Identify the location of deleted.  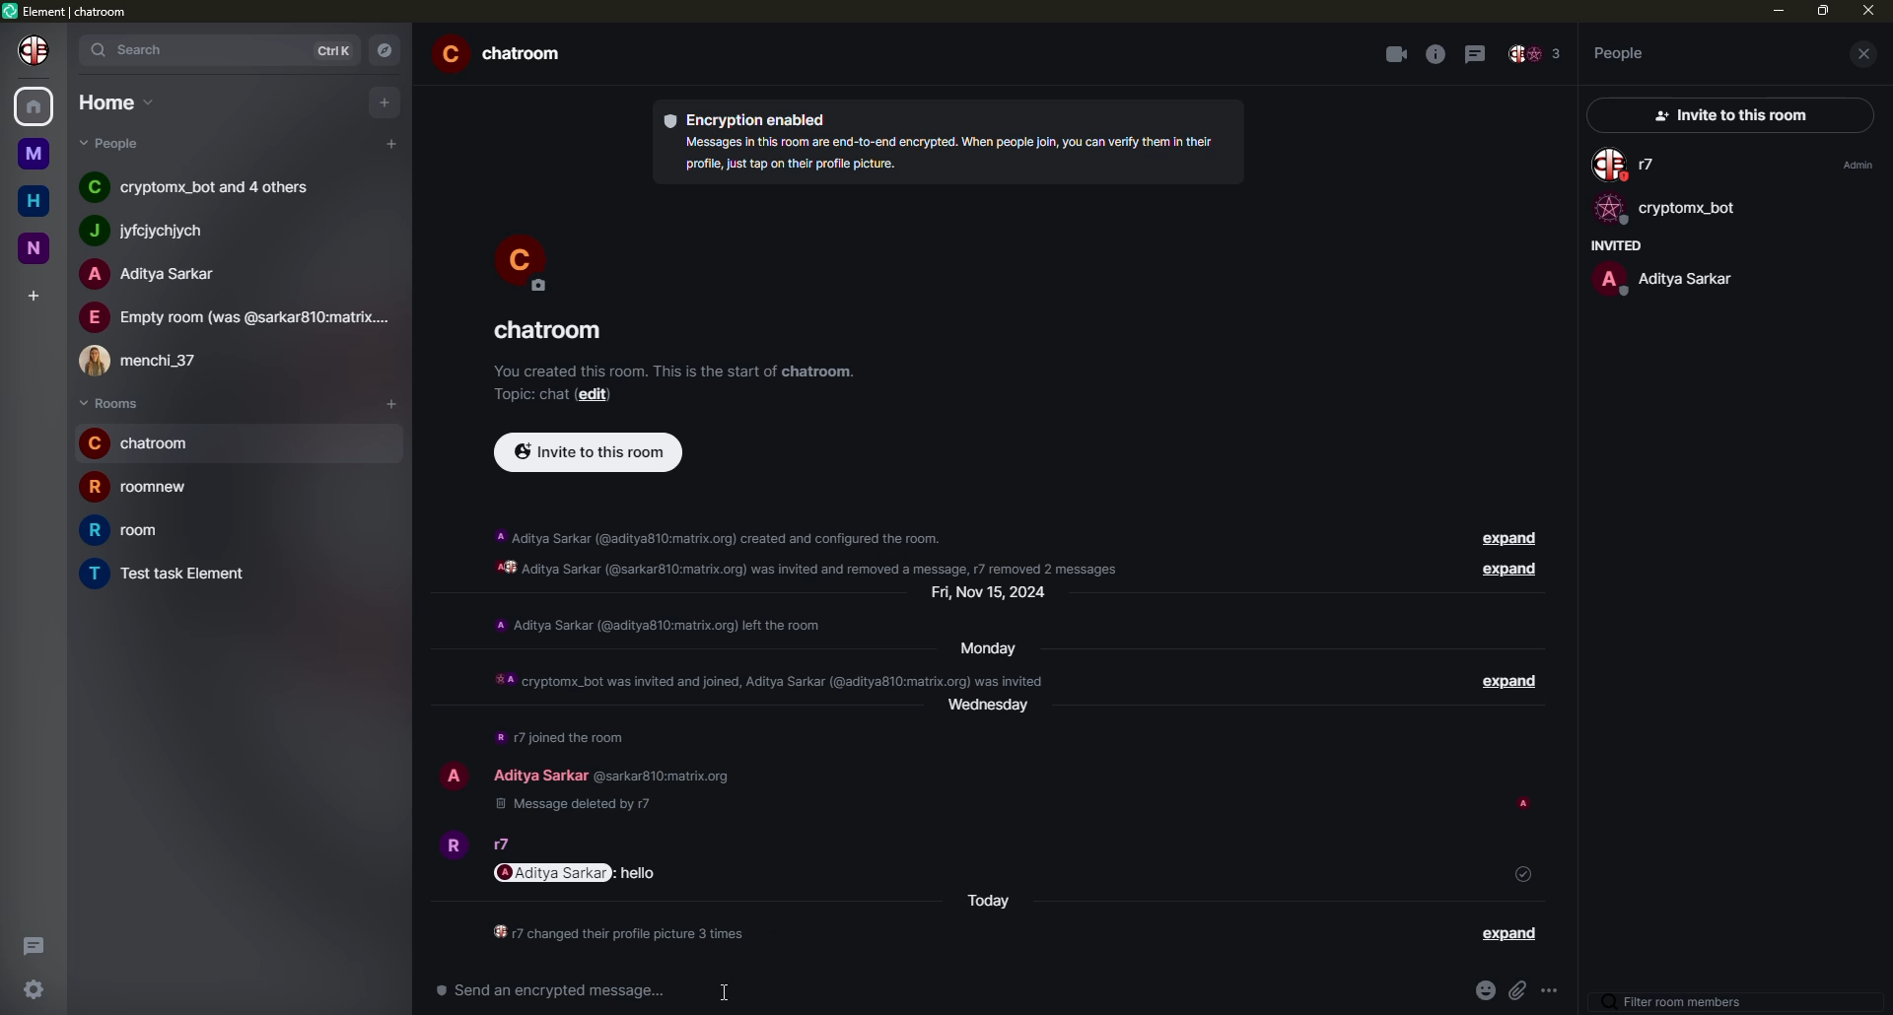
(570, 805).